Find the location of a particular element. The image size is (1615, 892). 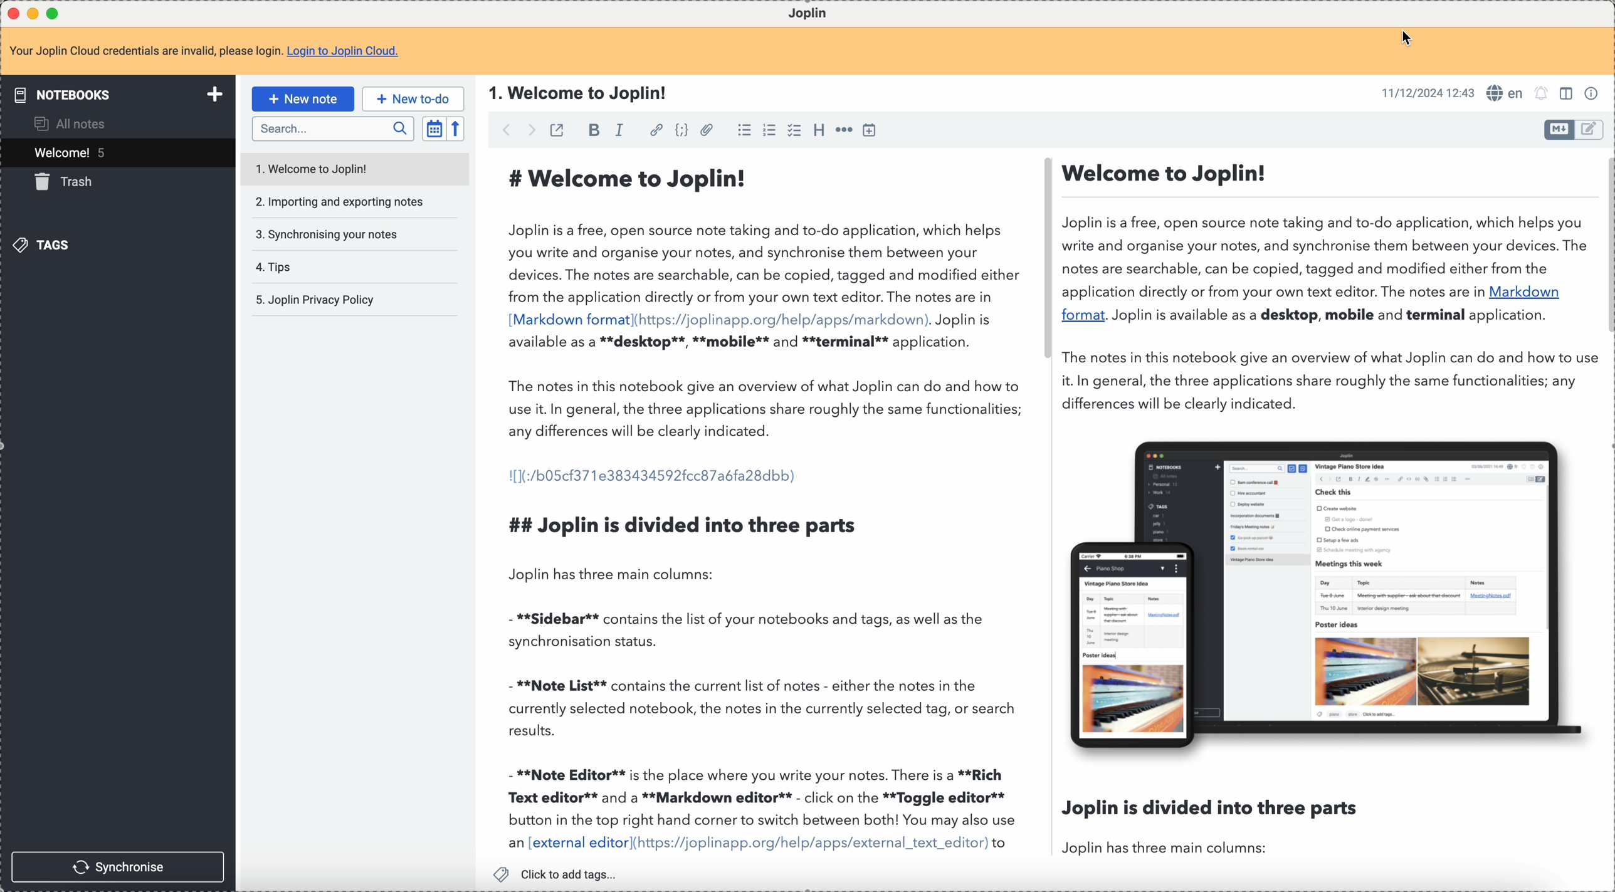

Joplin is divided into three parts is located at coordinates (1213, 804).